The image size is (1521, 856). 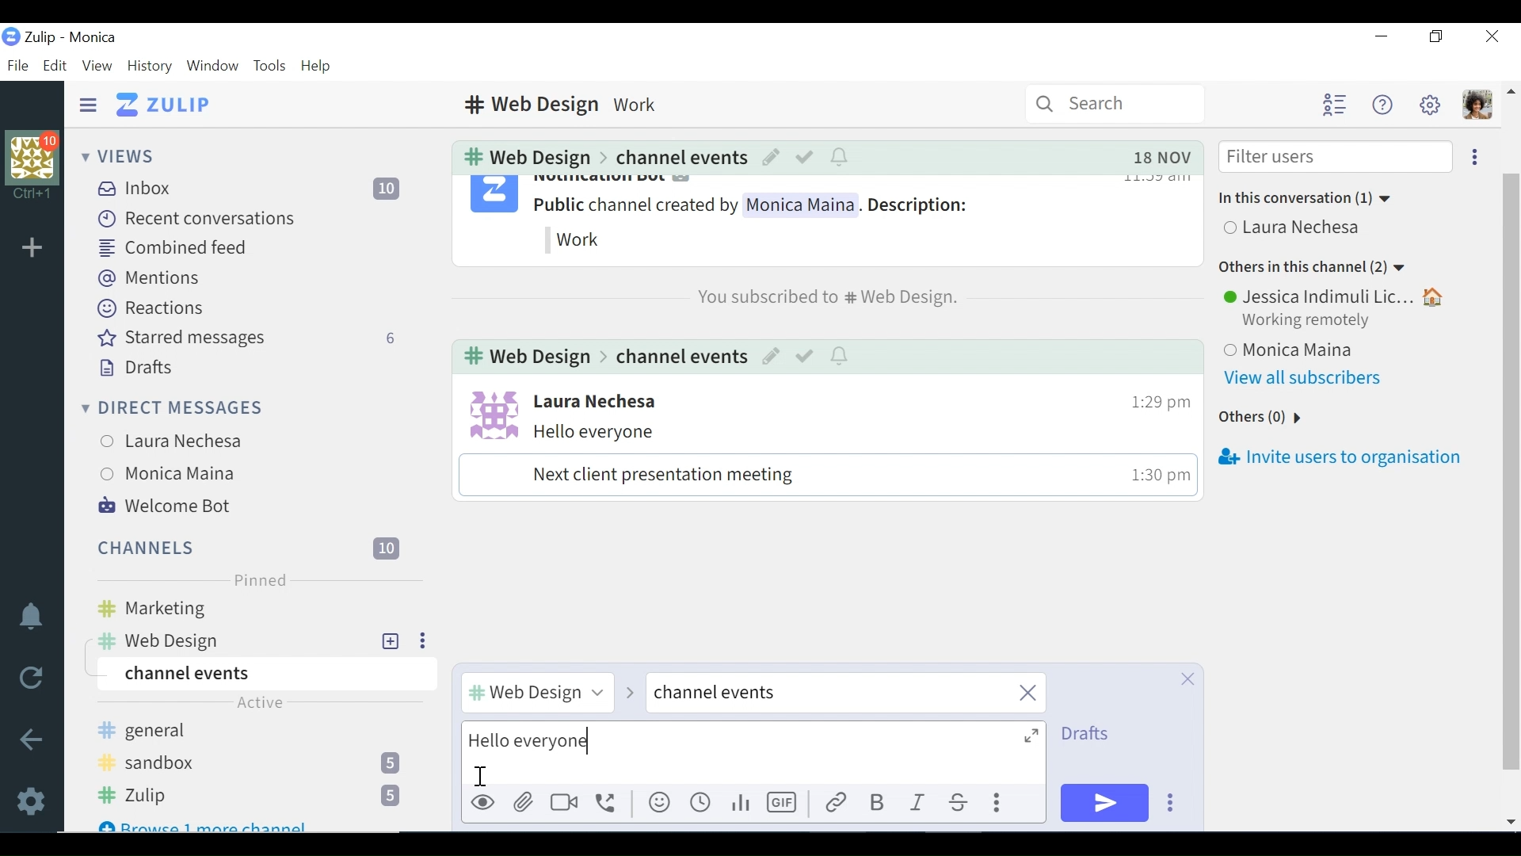 What do you see at coordinates (1153, 477) in the screenshot?
I see `time` at bounding box center [1153, 477].